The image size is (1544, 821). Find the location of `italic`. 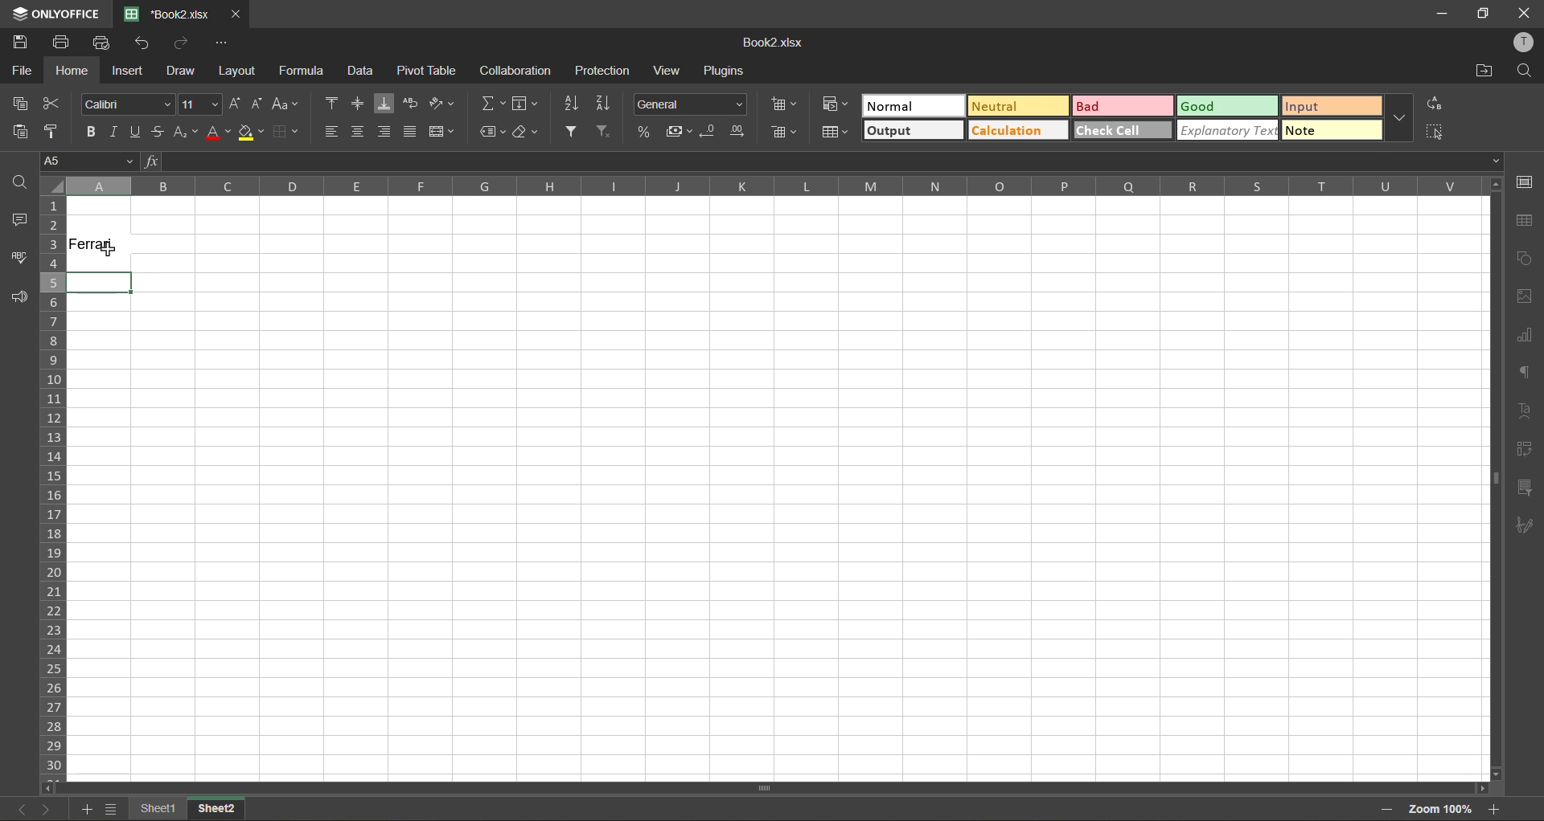

italic is located at coordinates (115, 132).